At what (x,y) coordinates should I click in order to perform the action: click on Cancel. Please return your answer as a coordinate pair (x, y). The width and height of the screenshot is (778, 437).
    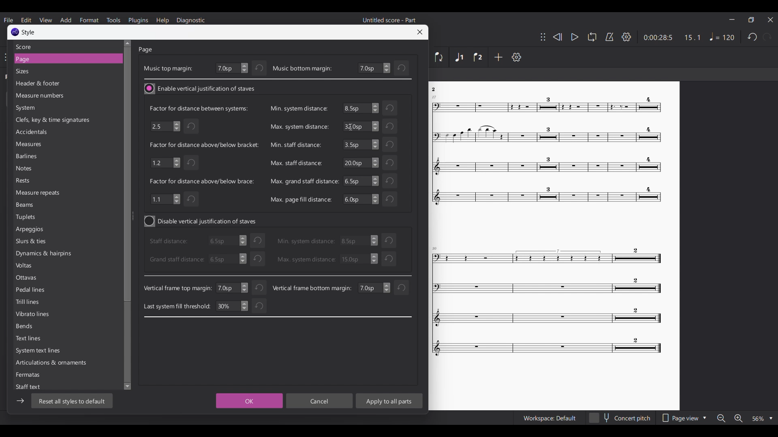
    Looking at the image, I should click on (320, 401).